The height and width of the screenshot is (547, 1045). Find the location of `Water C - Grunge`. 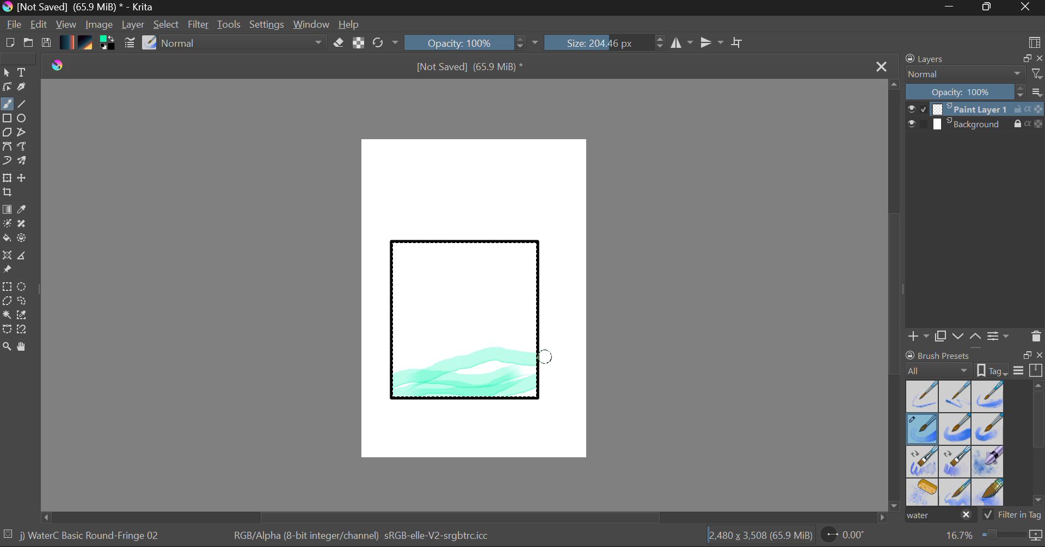

Water C - Grunge is located at coordinates (988, 429).